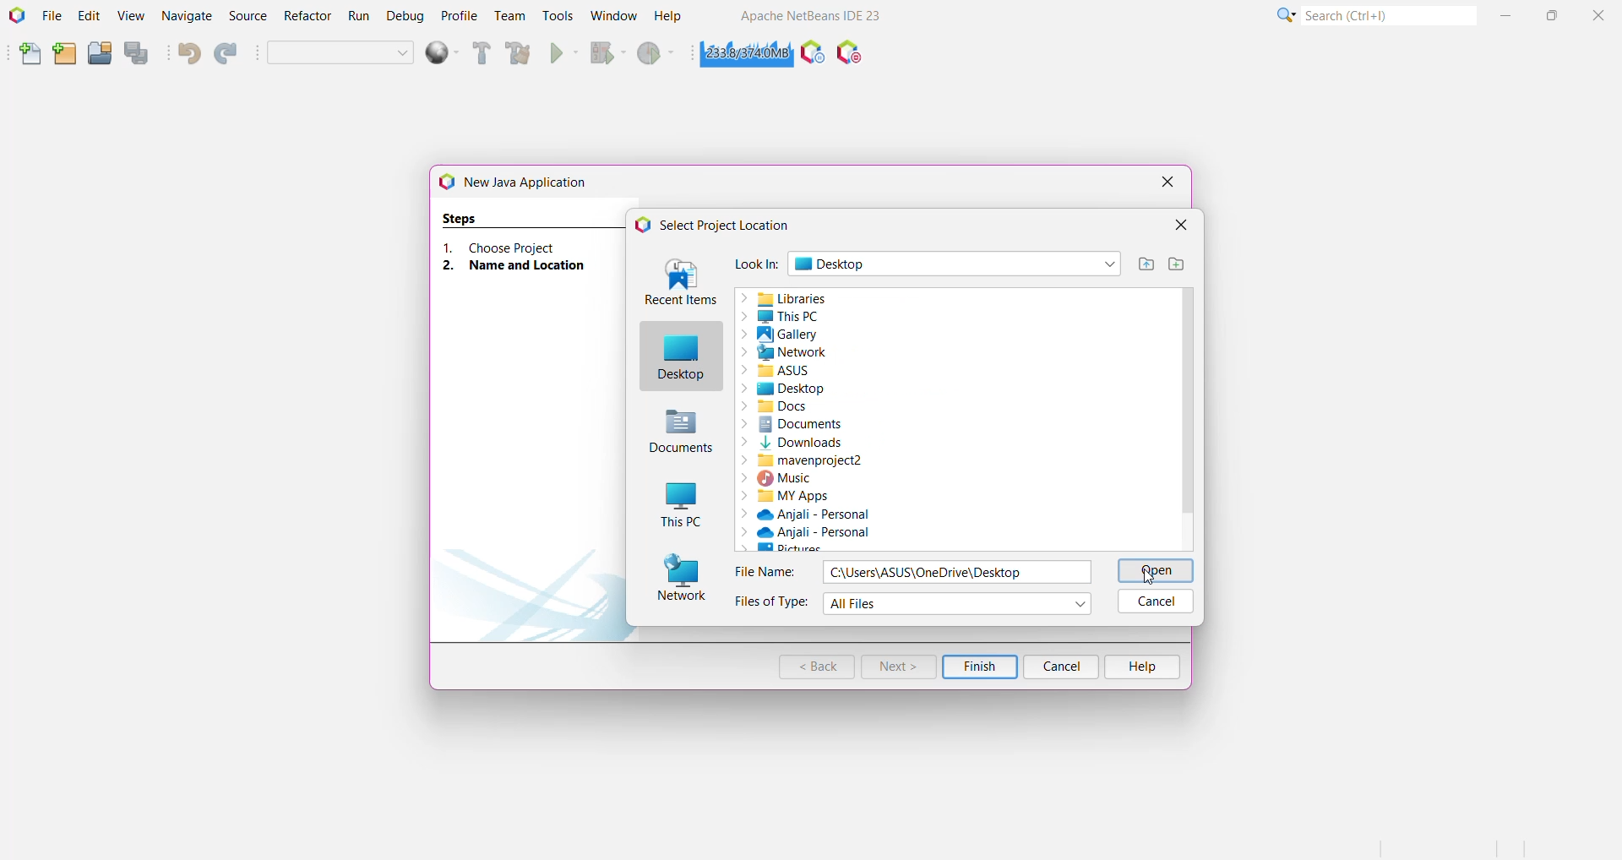 The width and height of the screenshot is (1622, 860). I want to click on Cancel, so click(1156, 602).